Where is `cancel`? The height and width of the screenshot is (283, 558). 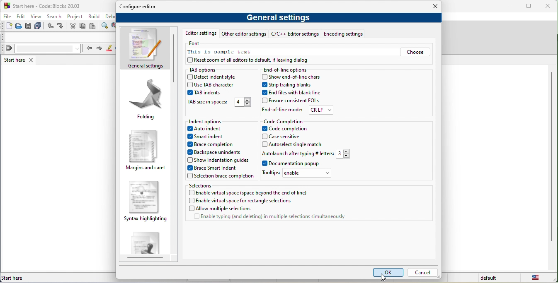 cancel is located at coordinates (424, 271).